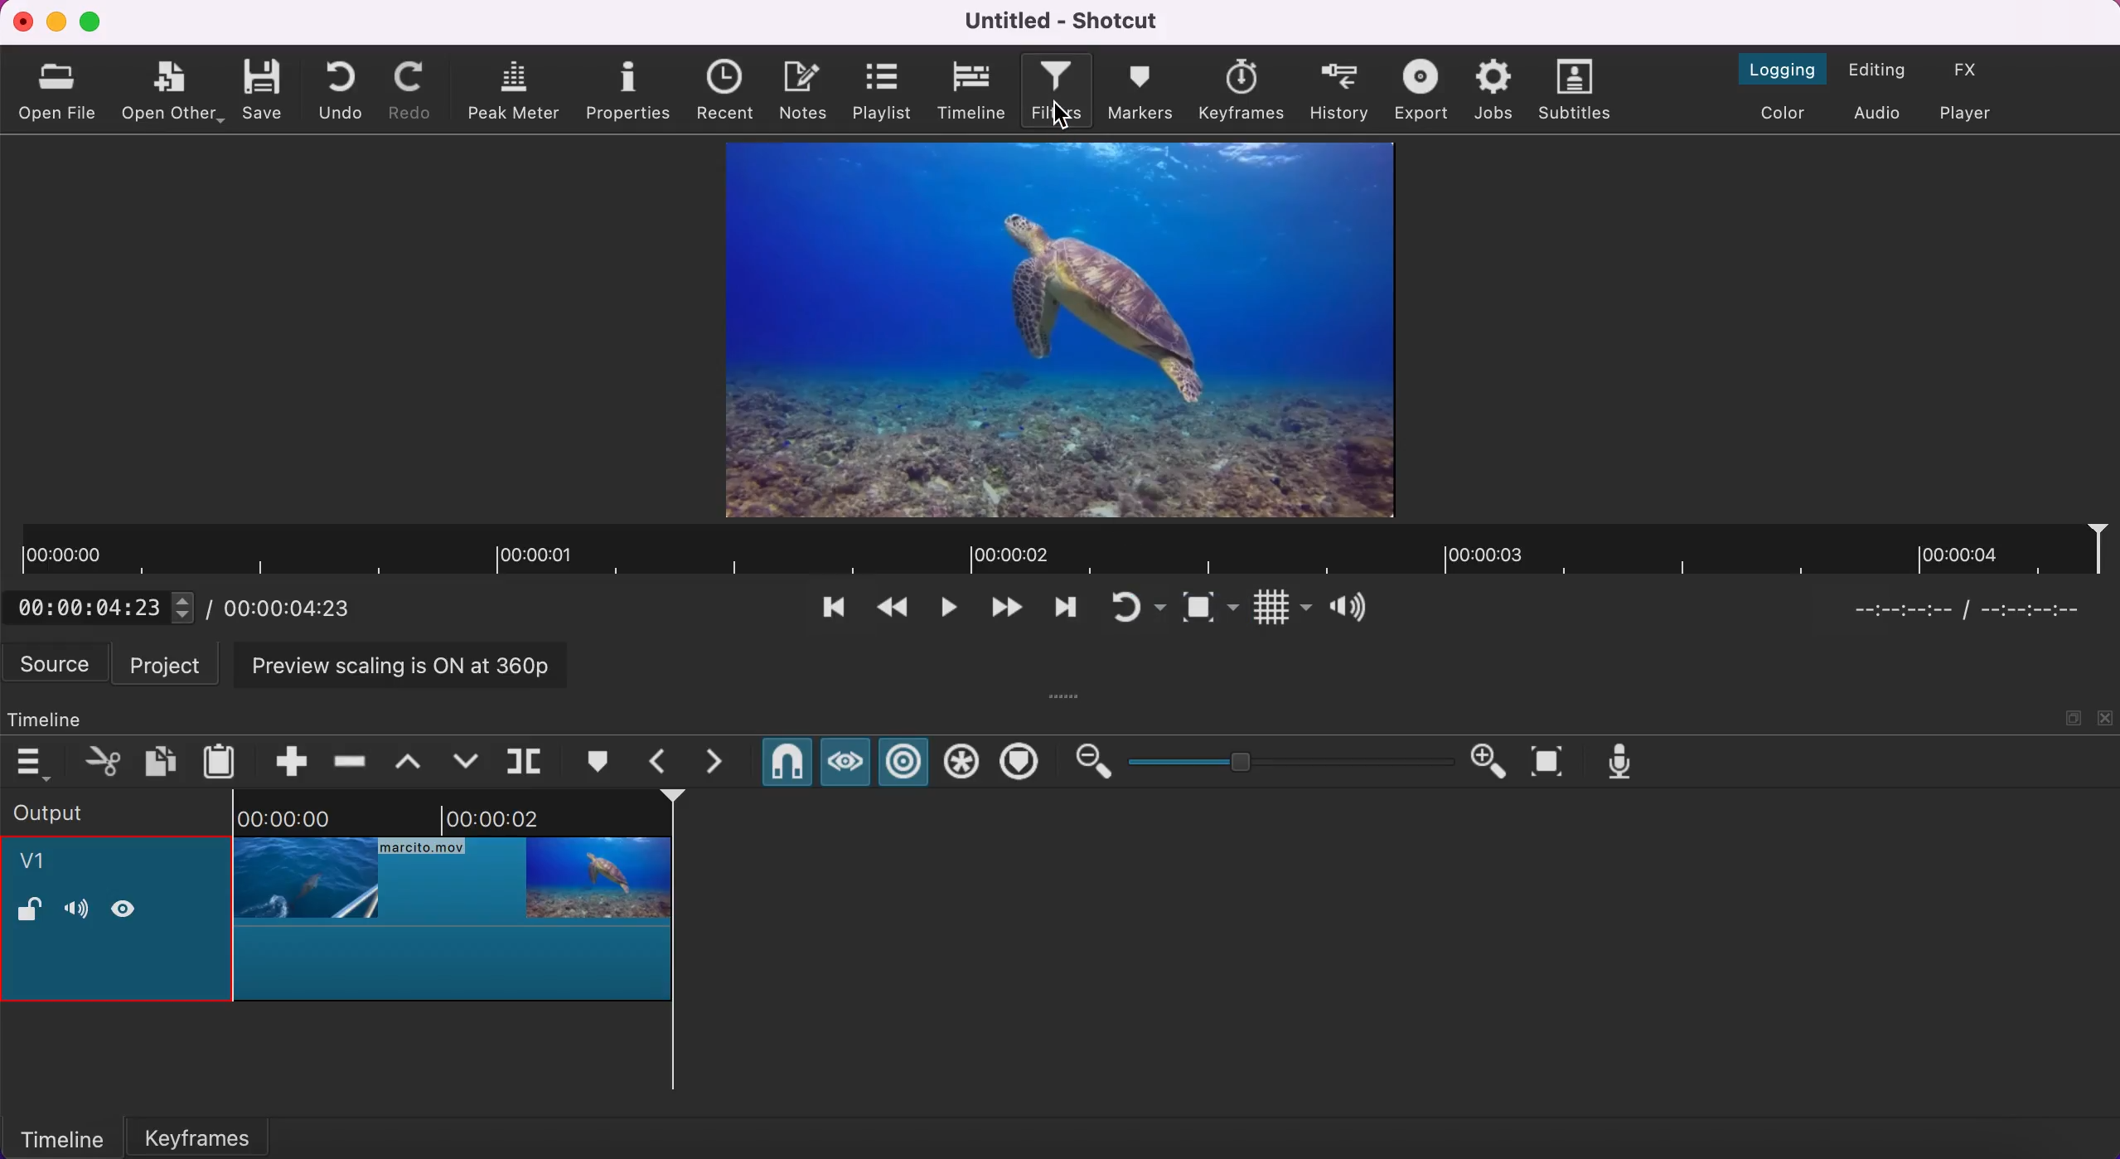 This screenshot has height=1159, width=2120. Describe the element at coordinates (56, 22) in the screenshot. I see `minimize` at that location.